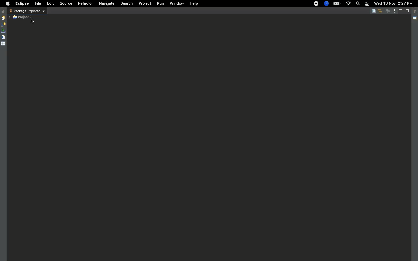  What do you see at coordinates (144, 3) in the screenshot?
I see `Project` at bounding box center [144, 3].